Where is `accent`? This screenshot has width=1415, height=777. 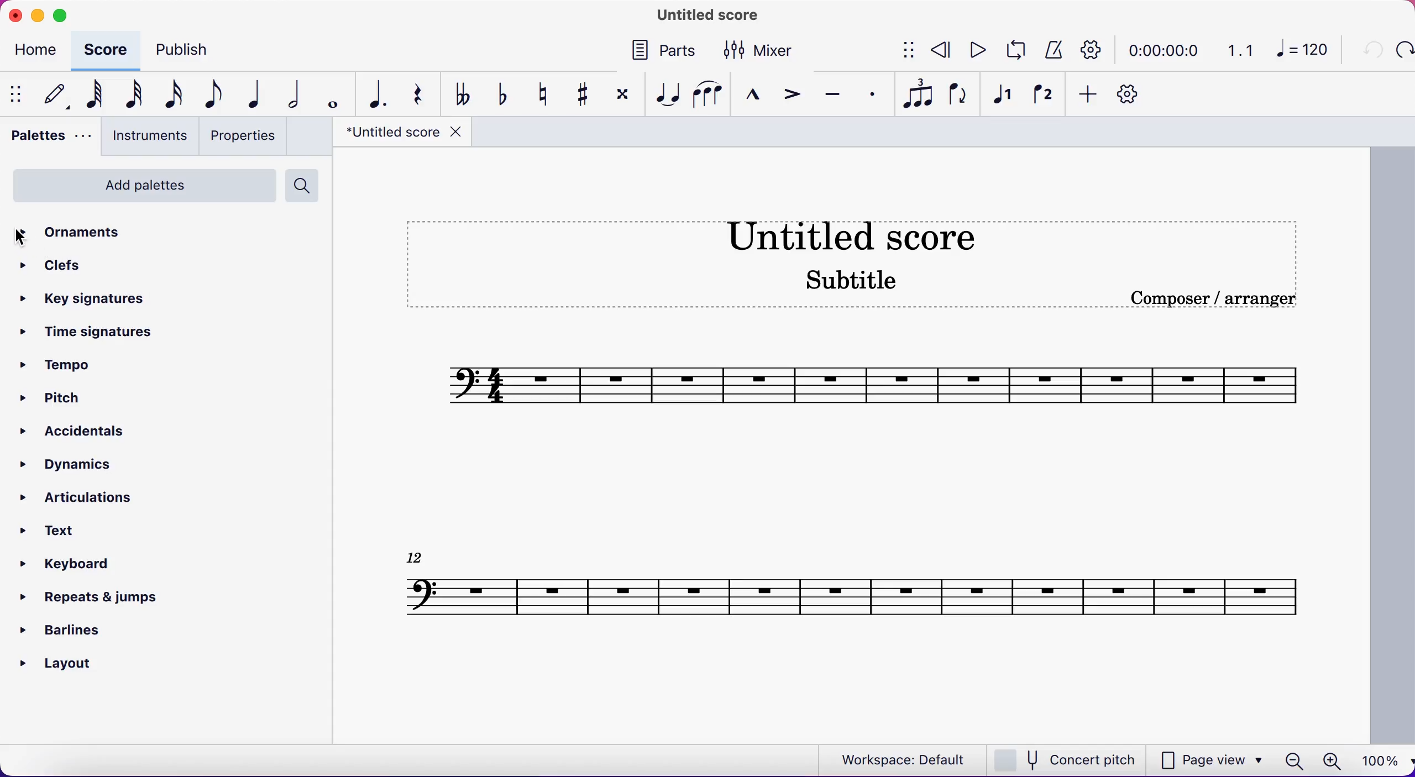 accent is located at coordinates (792, 94).